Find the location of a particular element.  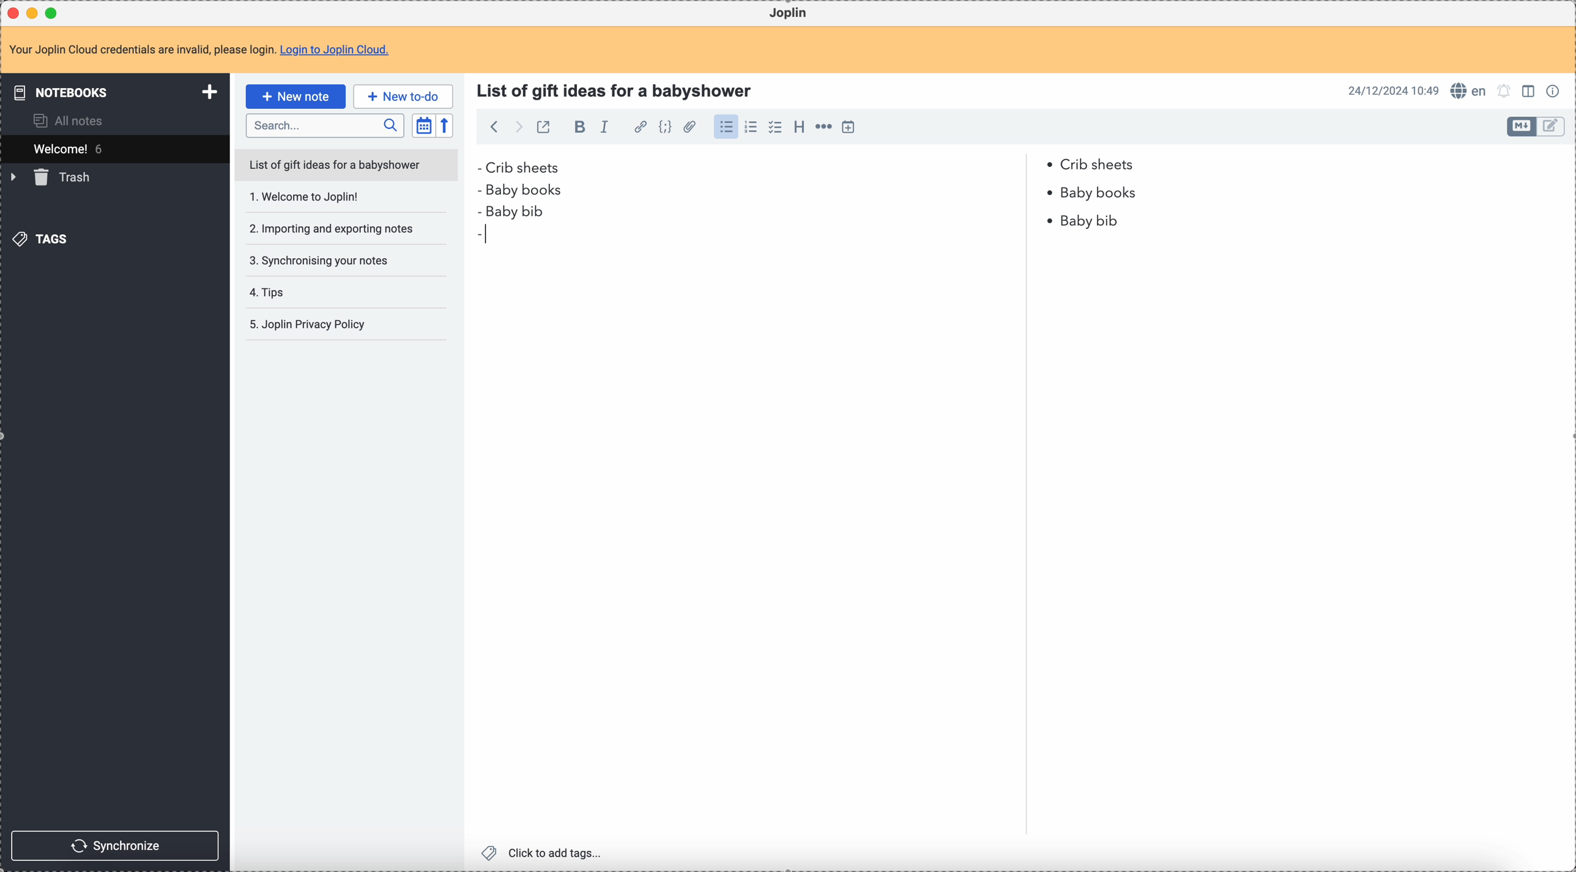

numbered list is located at coordinates (754, 128).